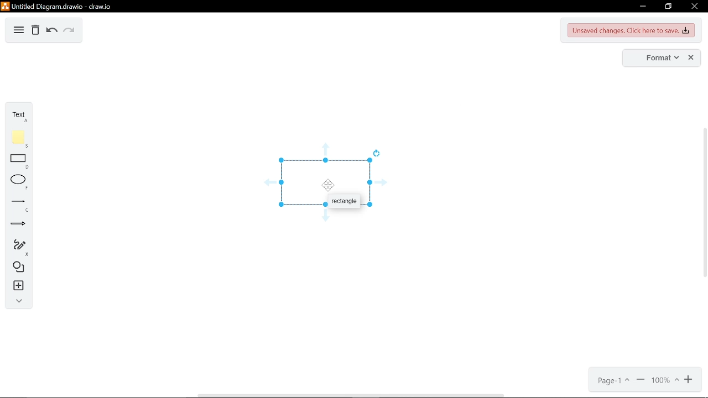 The height and width of the screenshot is (398, 708). What do you see at coordinates (52, 32) in the screenshot?
I see `undo` at bounding box center [52, 32].